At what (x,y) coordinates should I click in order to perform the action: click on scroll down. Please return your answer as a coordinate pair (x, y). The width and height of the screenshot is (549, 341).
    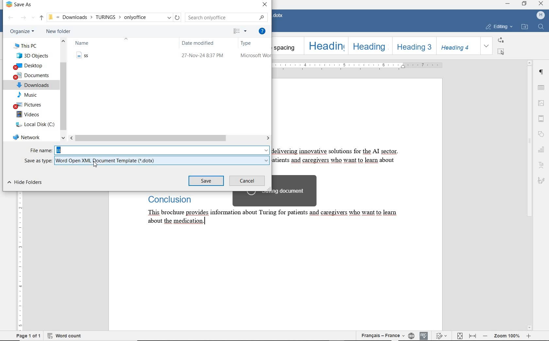
    Looking at the image, I should click on (530, 328).